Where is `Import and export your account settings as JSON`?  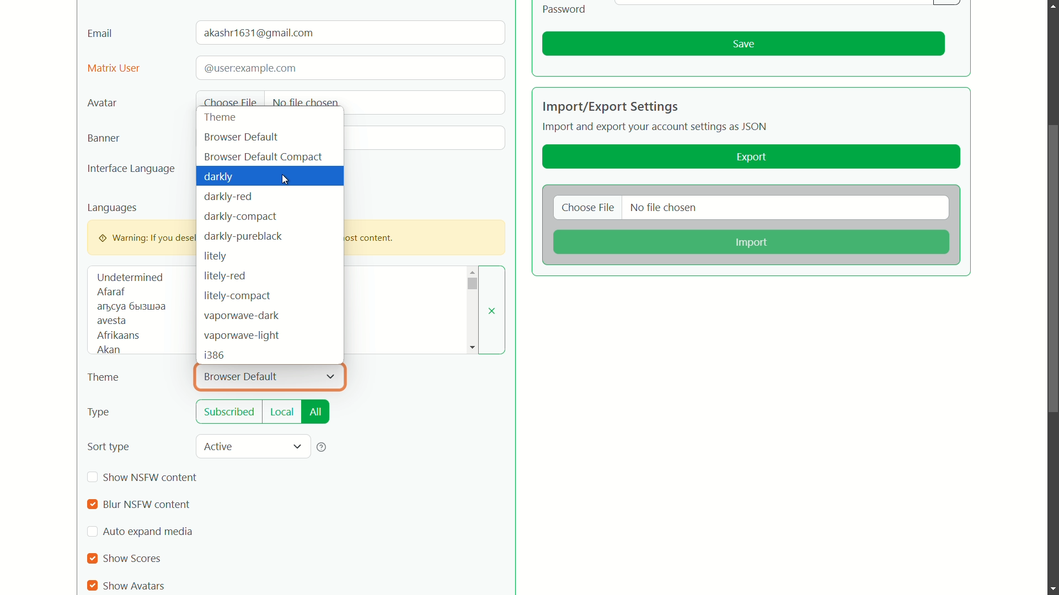 Import and export your account settings as JSON is located at coordinates (657, 128).